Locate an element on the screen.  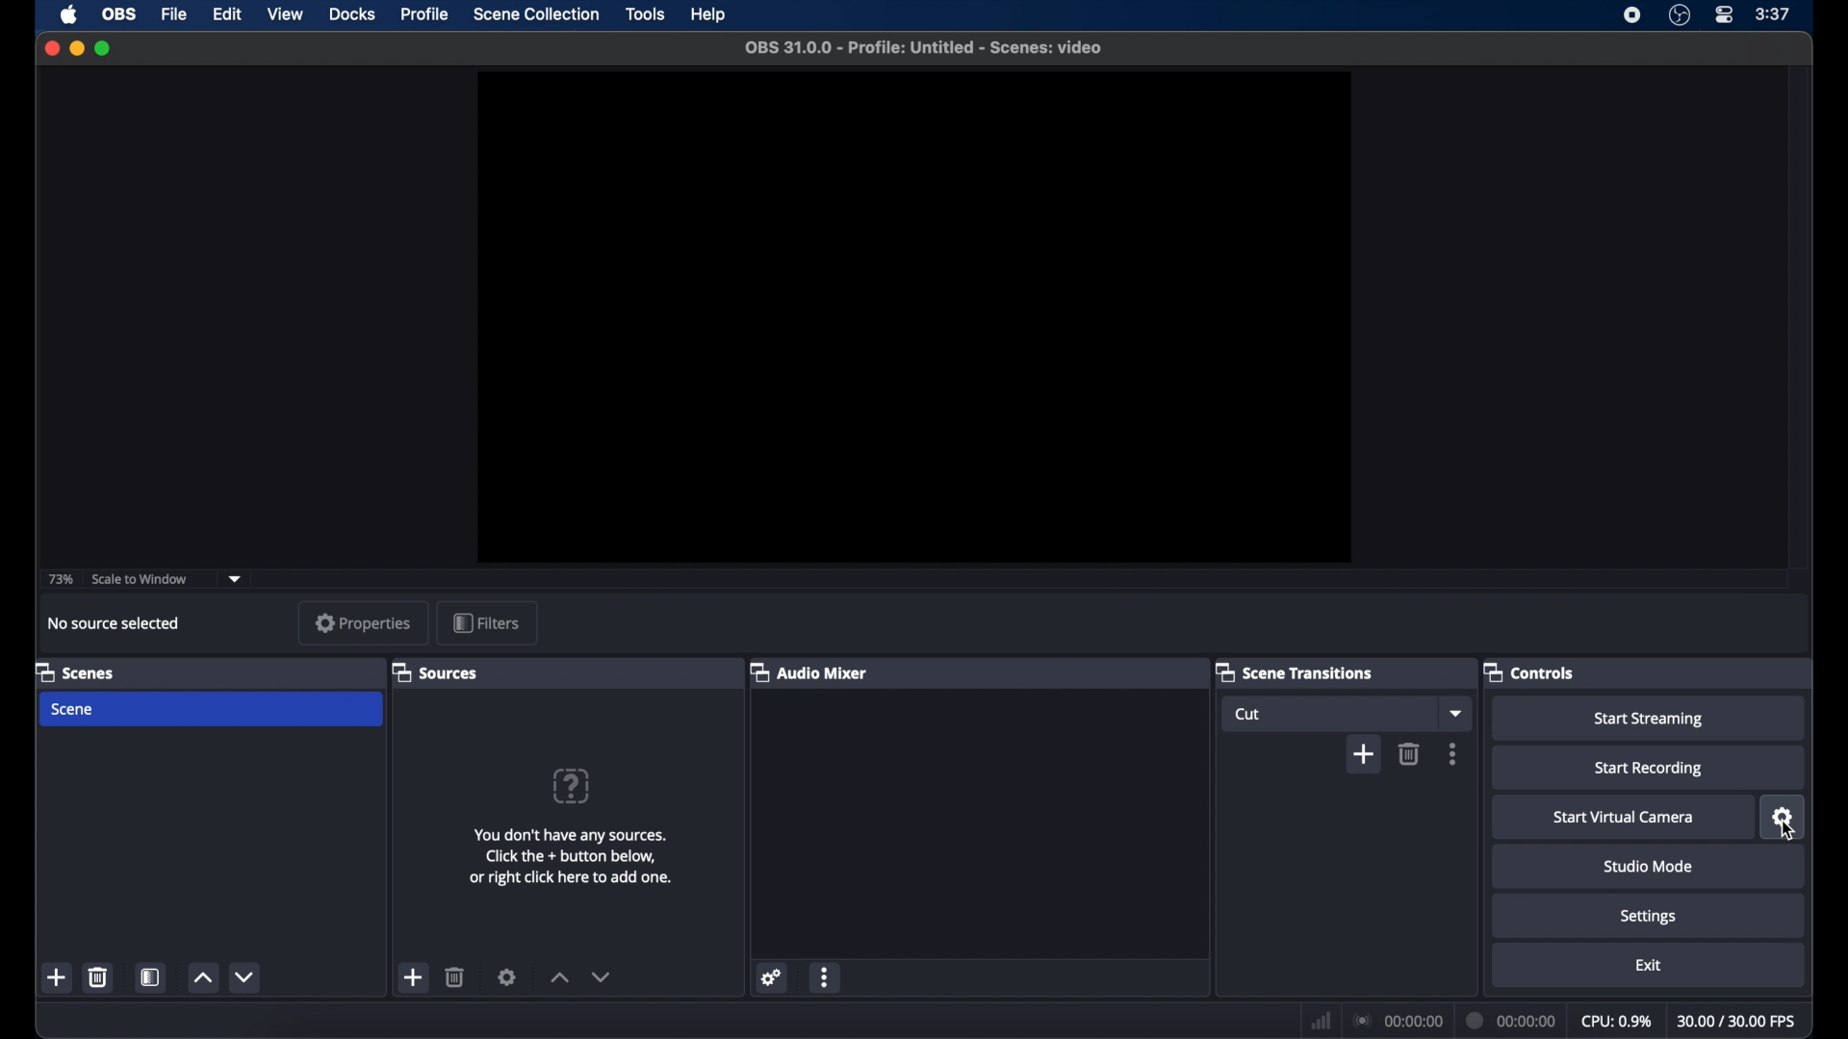
minimize is located at coordinates (76, 49).